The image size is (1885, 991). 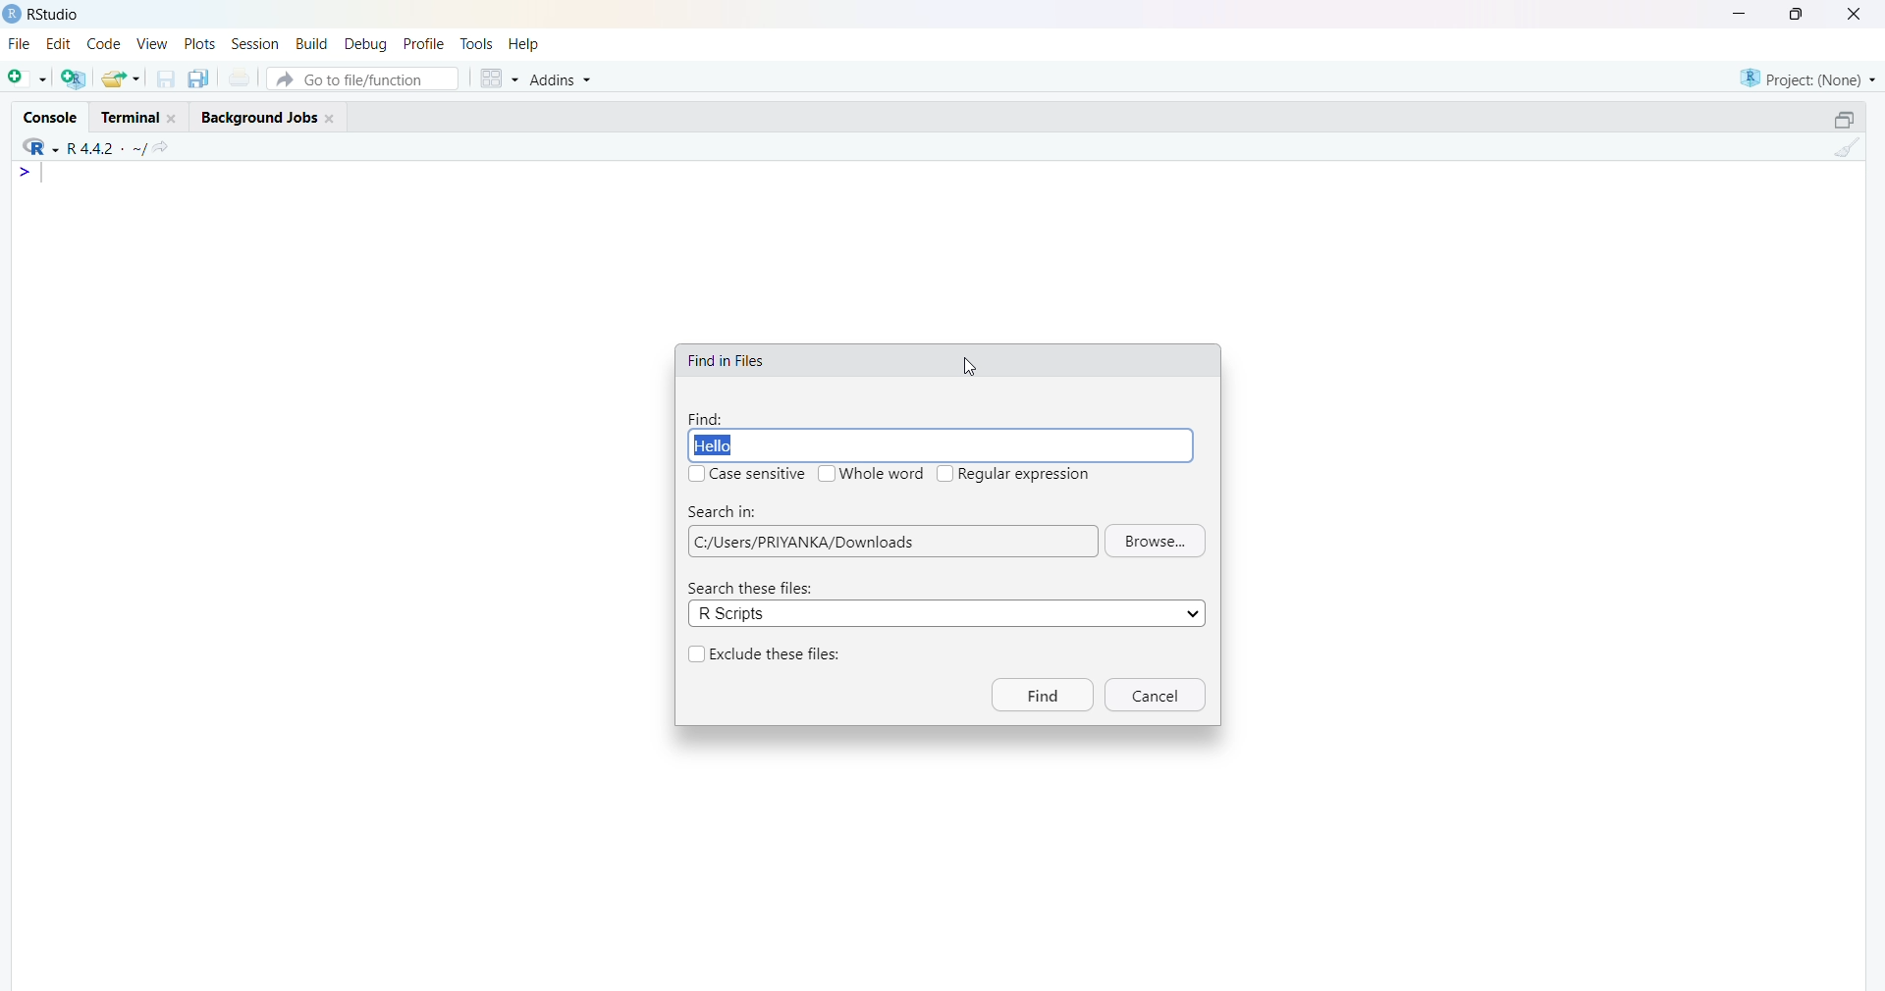 I want to click on Browse, so click(x=1155, y=540).